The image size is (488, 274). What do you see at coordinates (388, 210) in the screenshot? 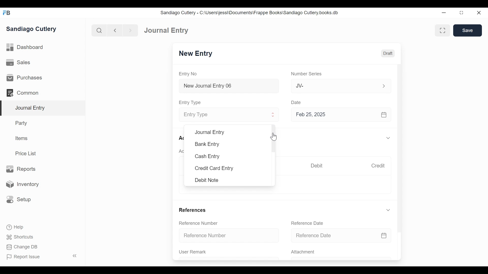
I see `Expand` at bounding box center [388, 210].